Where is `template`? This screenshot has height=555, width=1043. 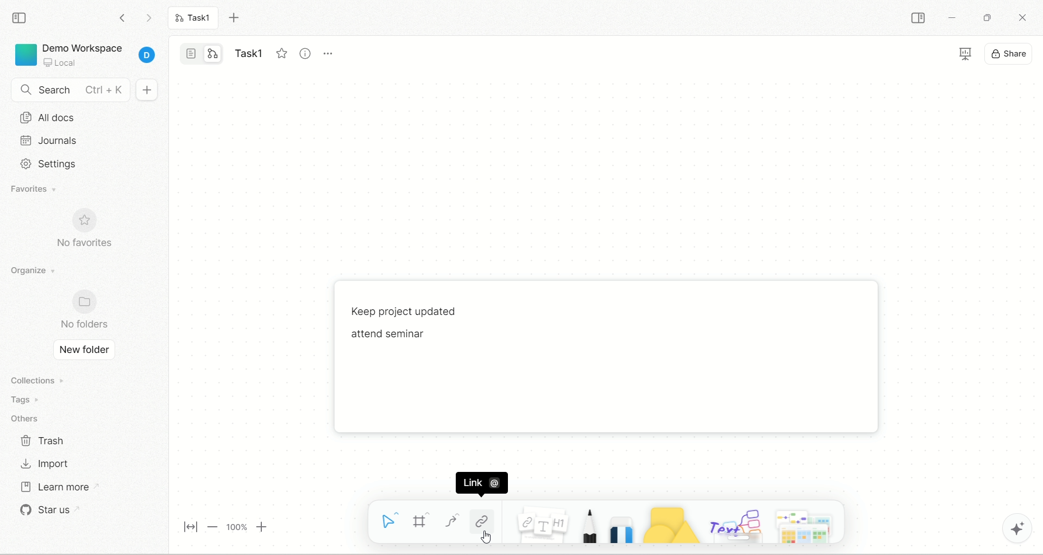
template is located at coordinates (807, 525).